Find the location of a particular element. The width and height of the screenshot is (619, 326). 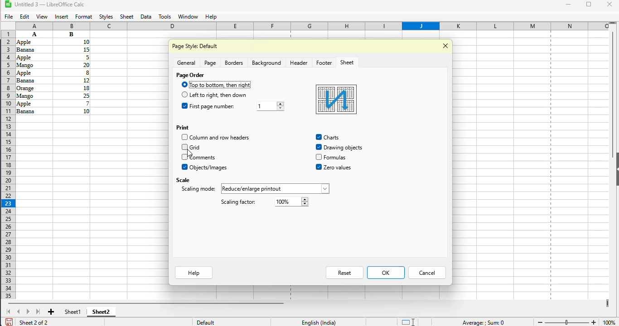

zero values is located at coordinates (319, 167).